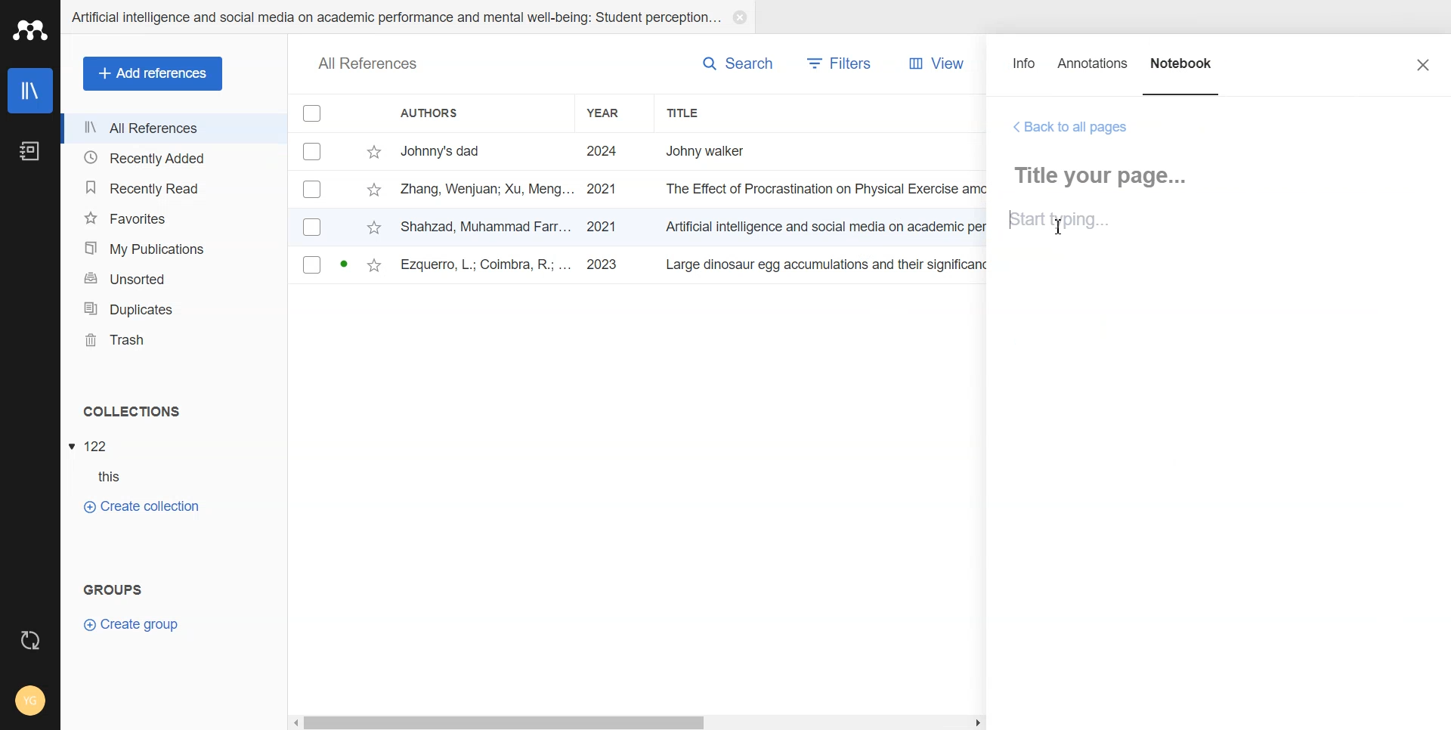 The width and height of the screenshot is (1451, 730). Describe the element at coordinates (840, 63) in the screenshot. I see `Filters` at that location.